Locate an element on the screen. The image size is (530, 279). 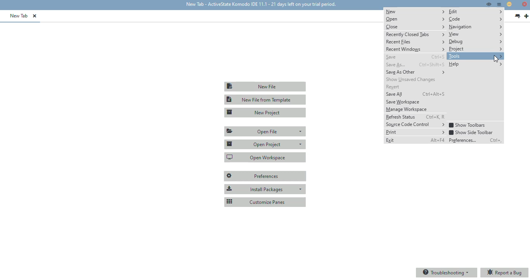
cursor is located at coordinates (496, 59).